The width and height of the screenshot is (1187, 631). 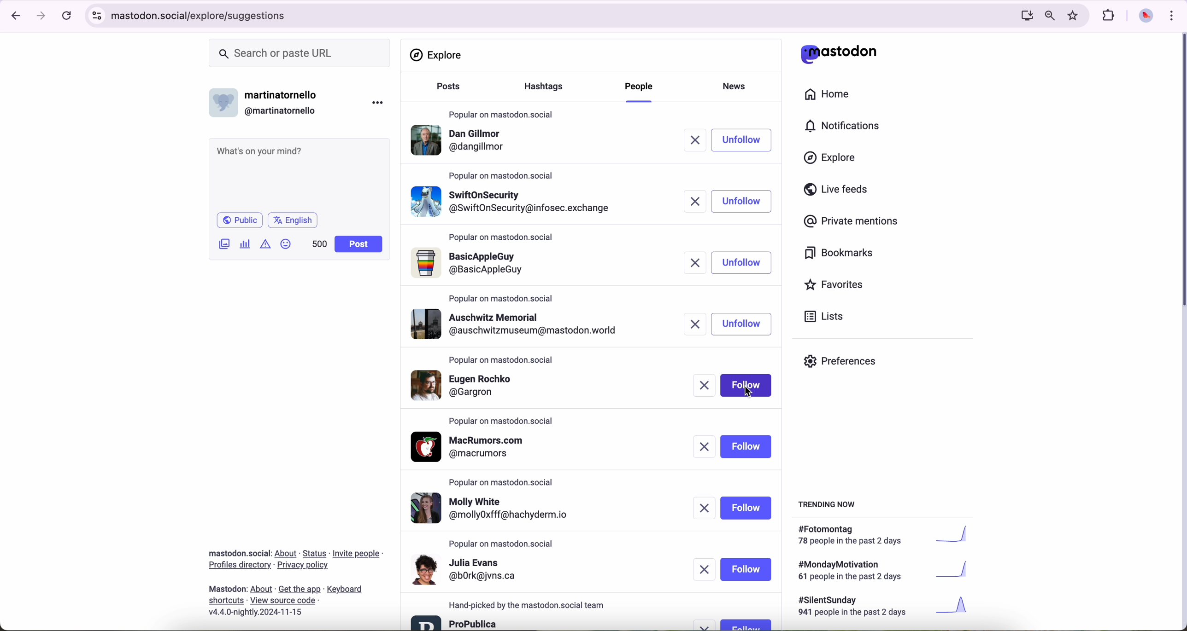 I want to click on remove, so click(x=706, y=625).